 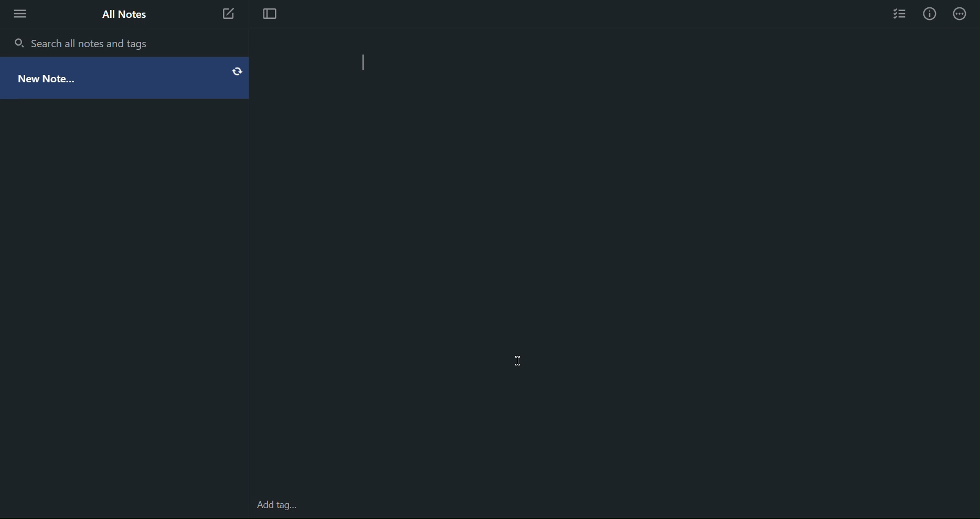 I want to click on More, so click(x=19, y=14).